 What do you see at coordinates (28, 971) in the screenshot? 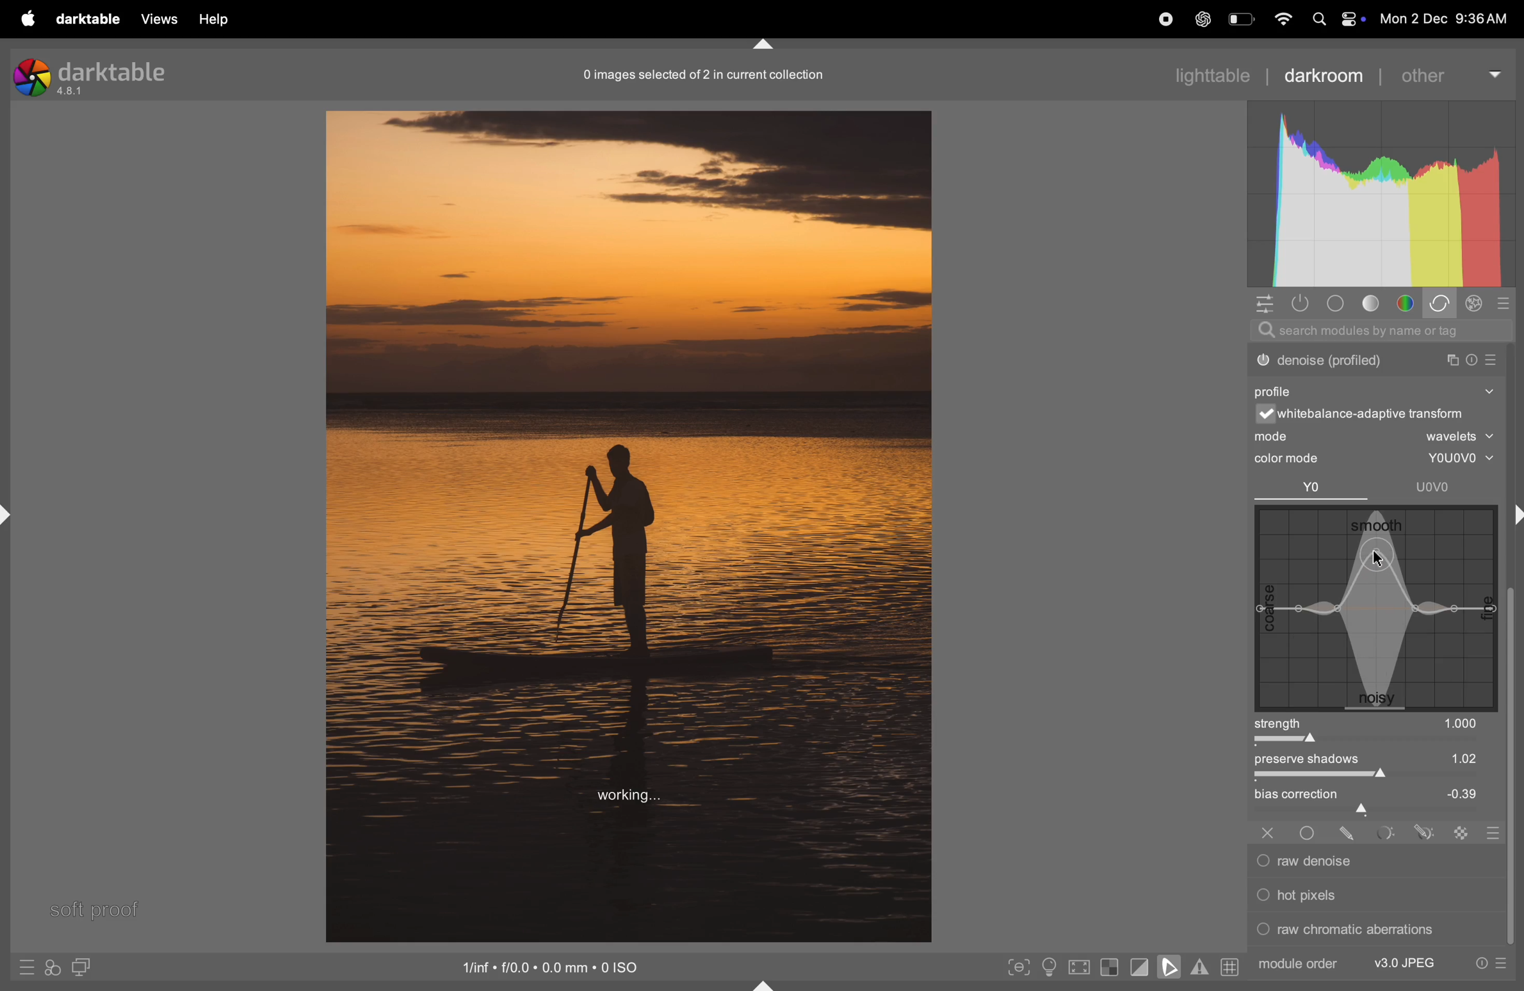
I see `sign` at bounding box center [28, 971].